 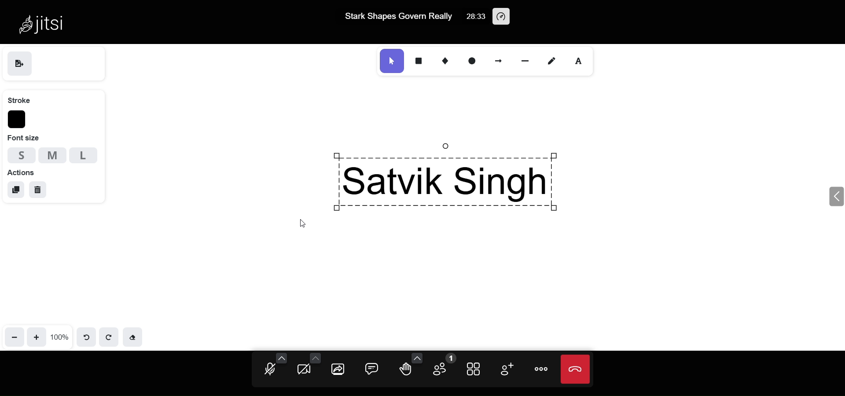 I want to click on Jitsi, so click(x=47, y=23).